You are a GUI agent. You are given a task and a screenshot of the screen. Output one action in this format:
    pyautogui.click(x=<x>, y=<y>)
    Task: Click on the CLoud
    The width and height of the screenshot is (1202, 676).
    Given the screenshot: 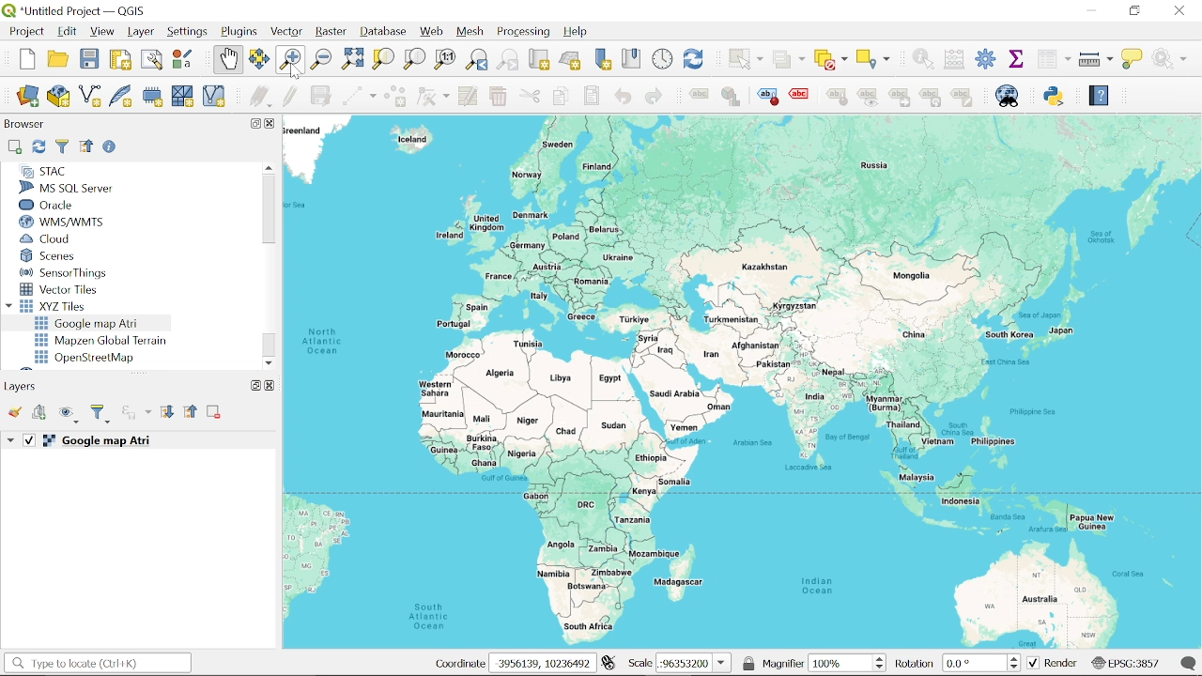 What is the action you would take?
    pyautogui.click(x=47, y=238)
    